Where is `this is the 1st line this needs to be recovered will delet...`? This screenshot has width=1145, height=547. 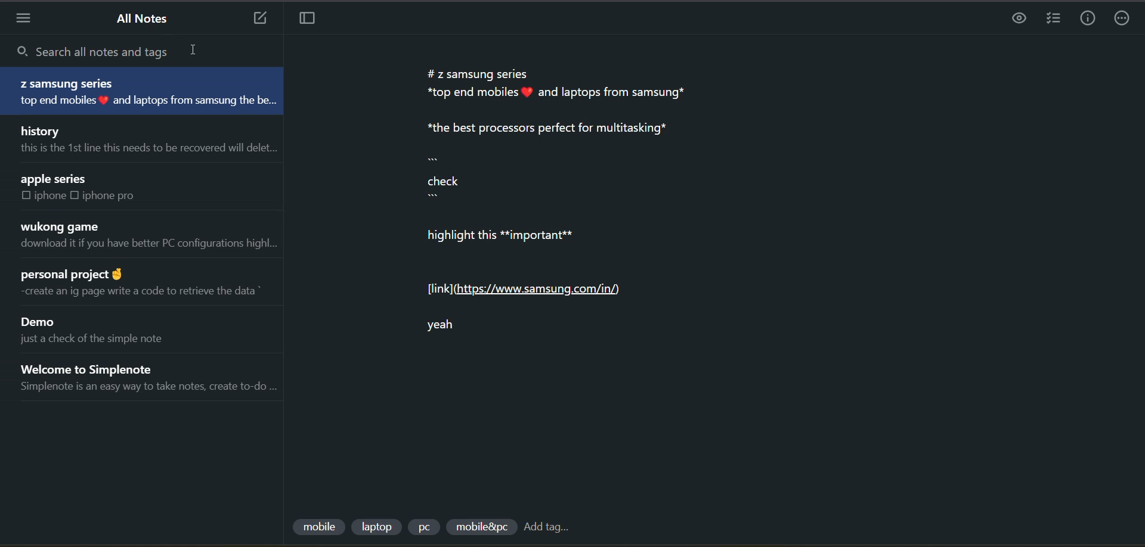 this is the 1st line this needs to be recovered will delet... is located at coordinates (149, 151).